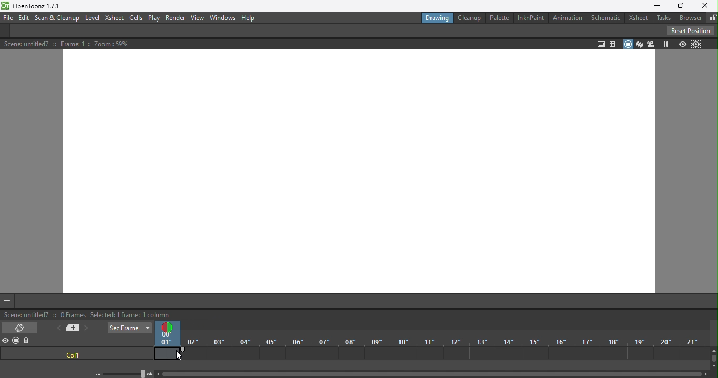 This screenshot has height=378, width=718. What do you see at coordinates (115, 19) in the screenshot?
I see `Xsheet` at bounding box center [115, 19].